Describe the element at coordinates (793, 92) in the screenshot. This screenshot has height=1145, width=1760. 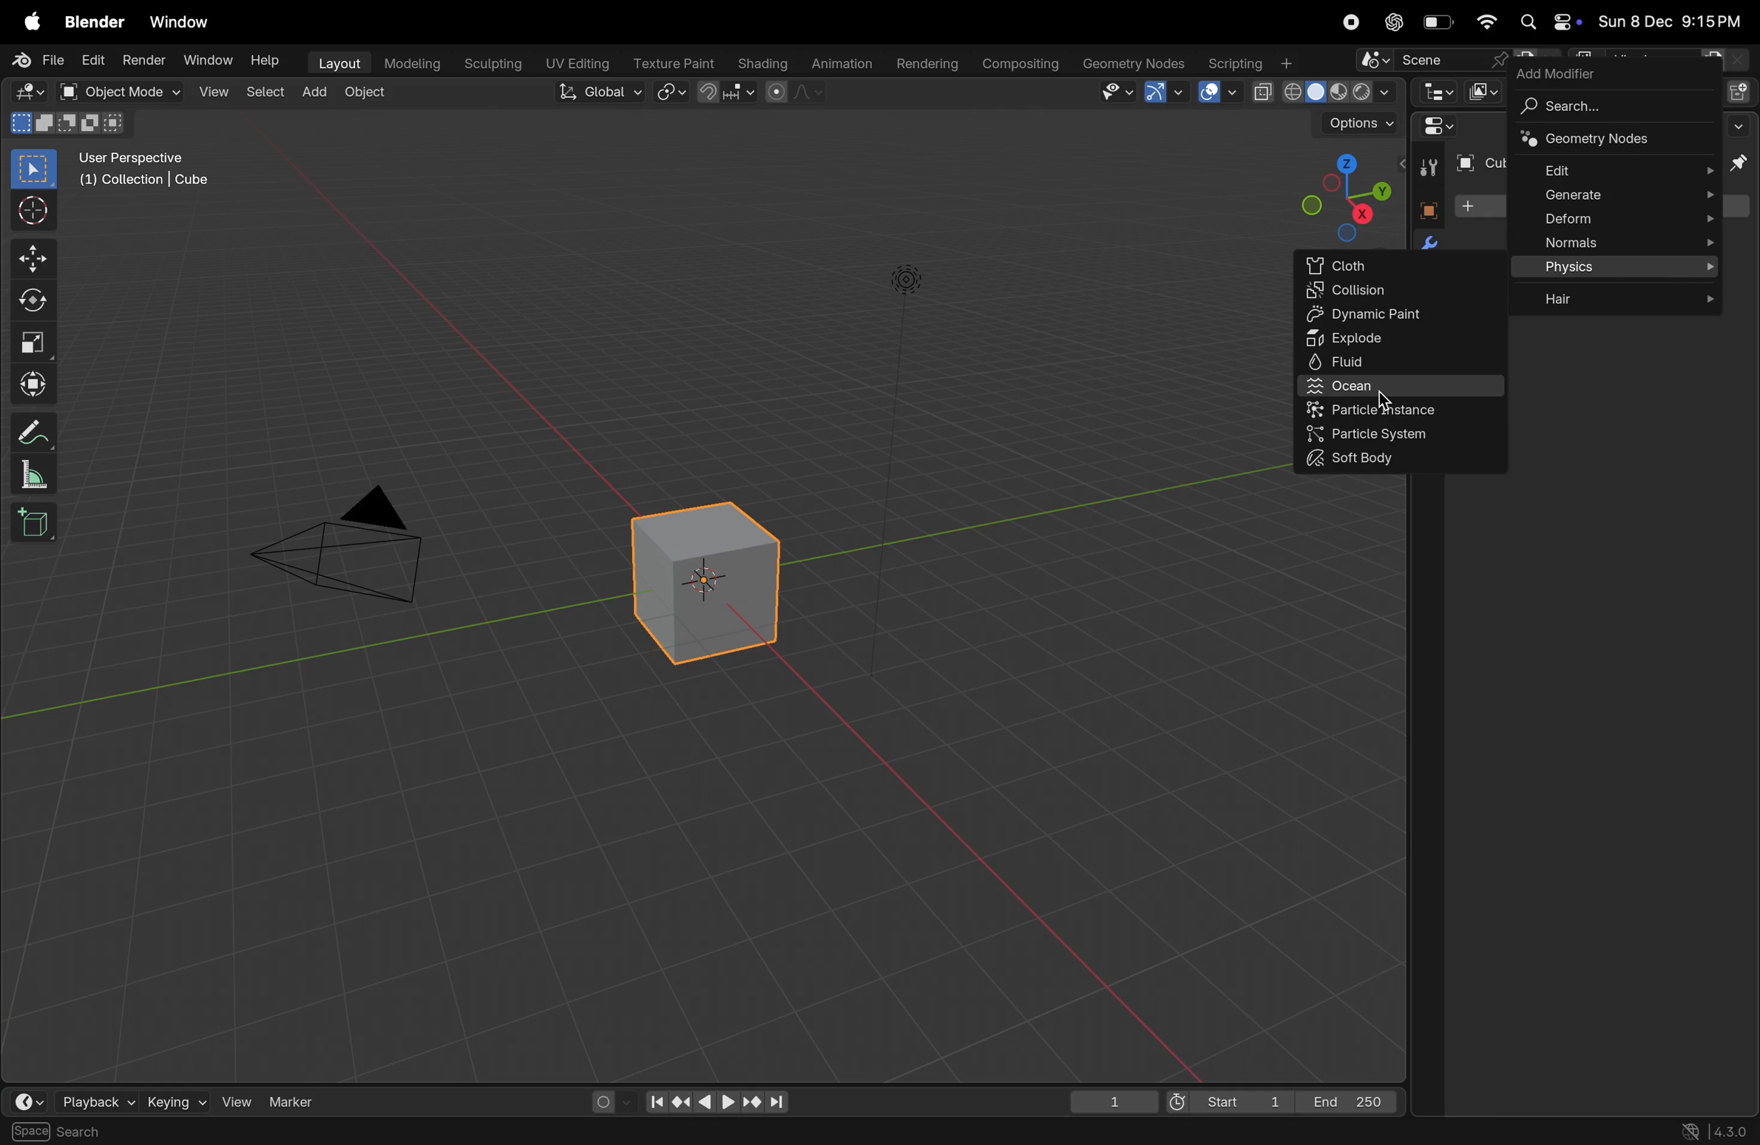
I see `proportional point` at that location.